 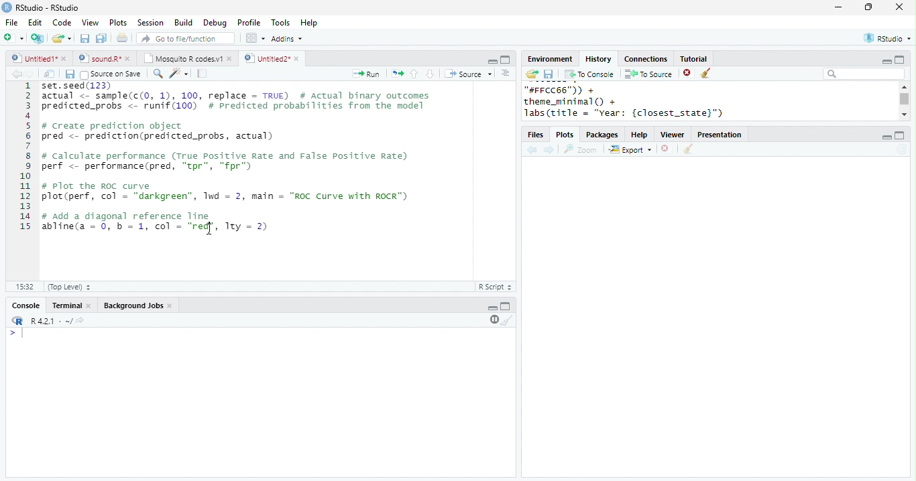 I want to click on # calculate performance (True Positive Rate and False Positive Rate)
perf <- performance(pred, “tpr", “fpr"), so click(x=225, y=161).